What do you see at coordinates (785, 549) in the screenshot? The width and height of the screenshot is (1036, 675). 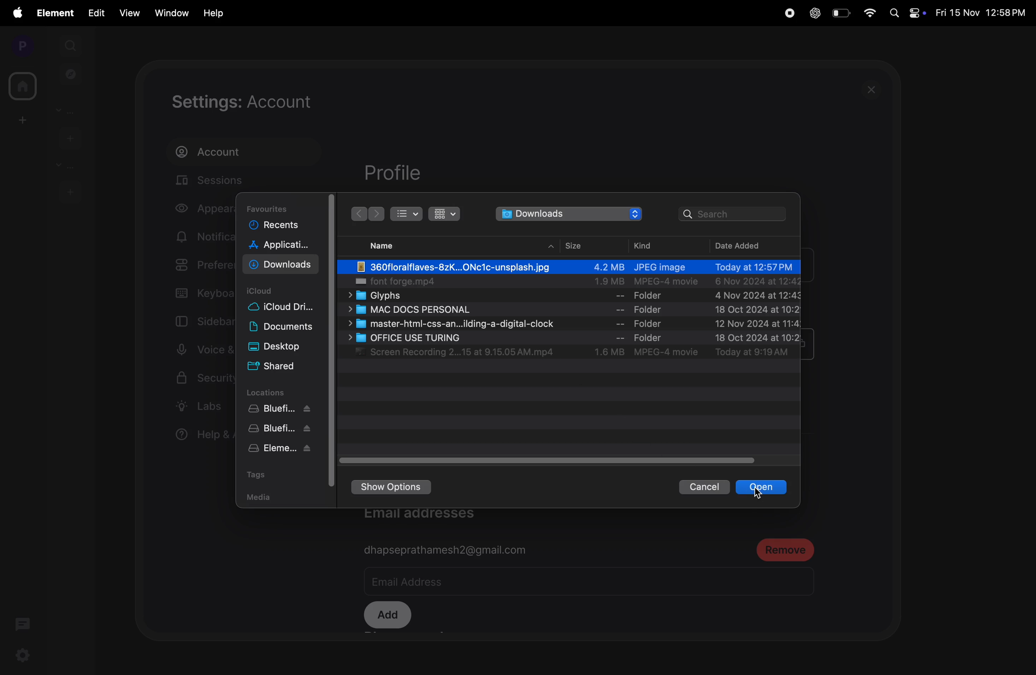 I see `remove` at bounding box center [785, 549].